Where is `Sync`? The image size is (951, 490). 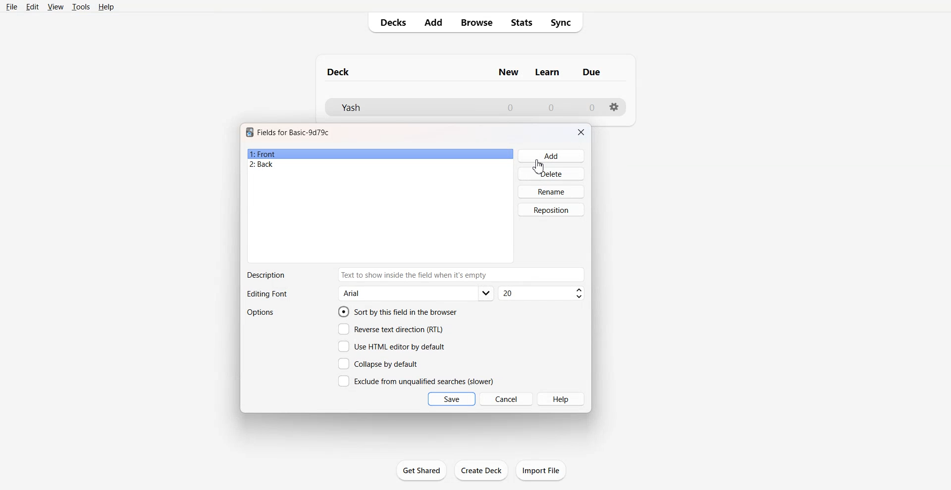
Sync is located at coordinates (564, 23).